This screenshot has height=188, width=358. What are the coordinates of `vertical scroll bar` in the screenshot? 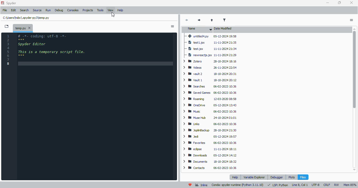 It's located at (355, 69).